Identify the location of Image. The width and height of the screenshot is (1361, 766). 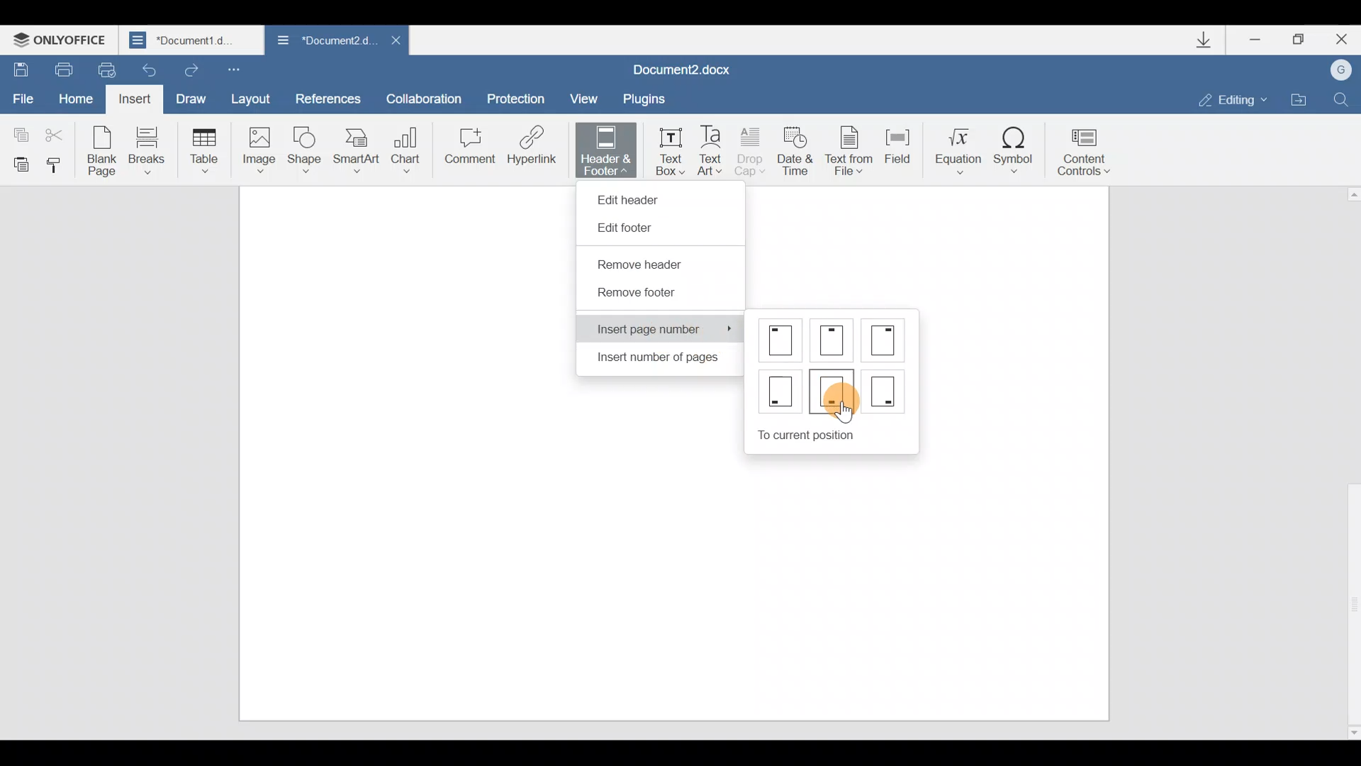
(259, 150).